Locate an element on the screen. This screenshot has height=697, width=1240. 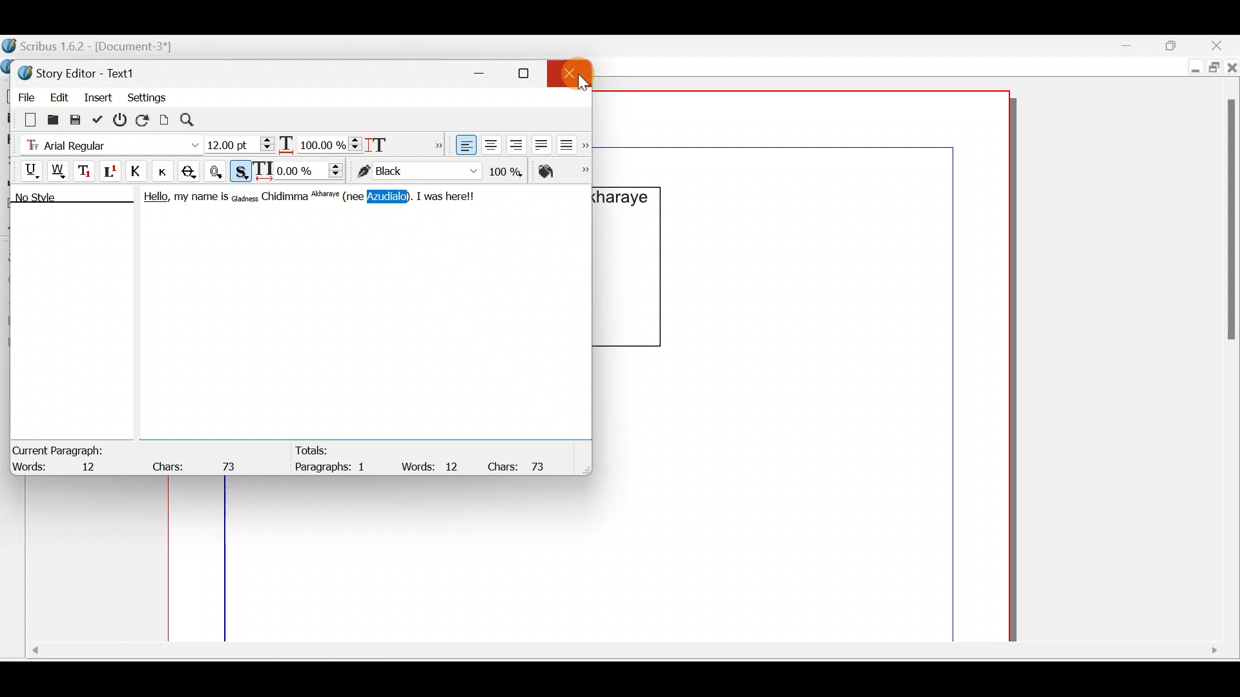
Scribus 1.6.2 - [Document-3*] is located at coordinates (102, 47).